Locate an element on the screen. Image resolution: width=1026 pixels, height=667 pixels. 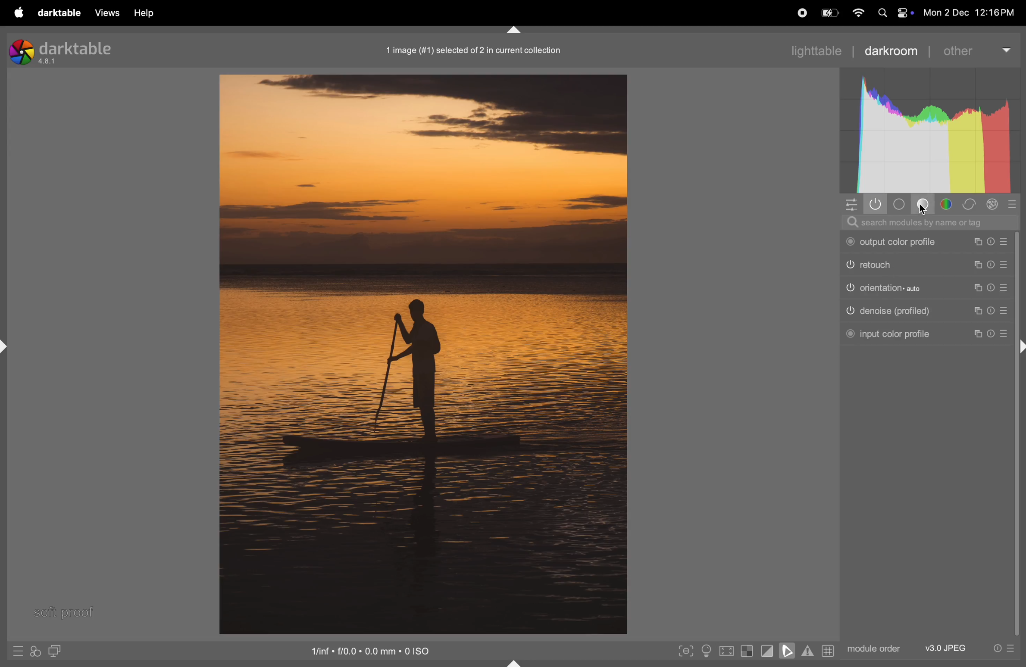
cursor is located at coordinates (921, 208).